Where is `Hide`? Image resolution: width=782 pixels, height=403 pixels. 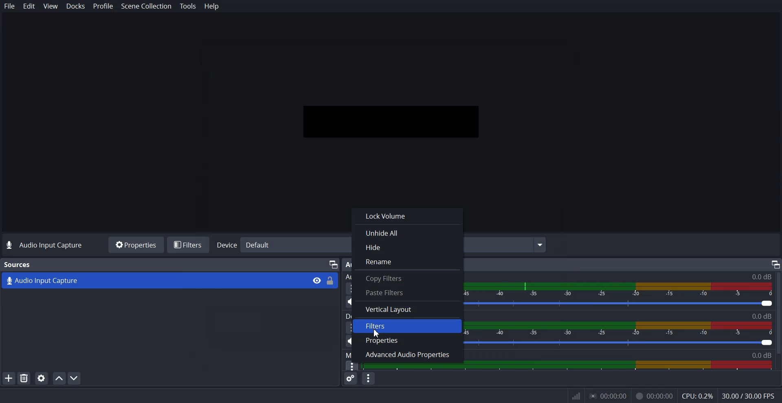 Hide is located at coordinates (411, 247).